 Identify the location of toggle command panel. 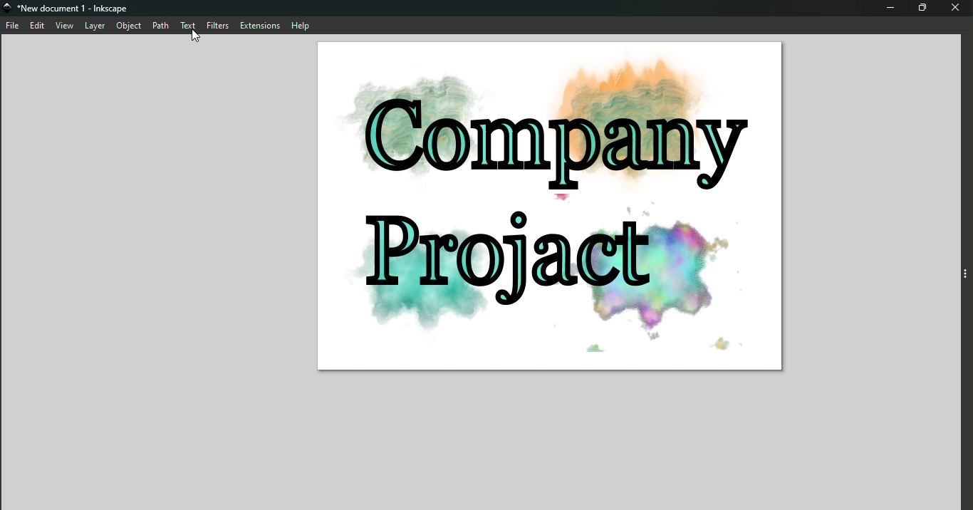
(964, 276).